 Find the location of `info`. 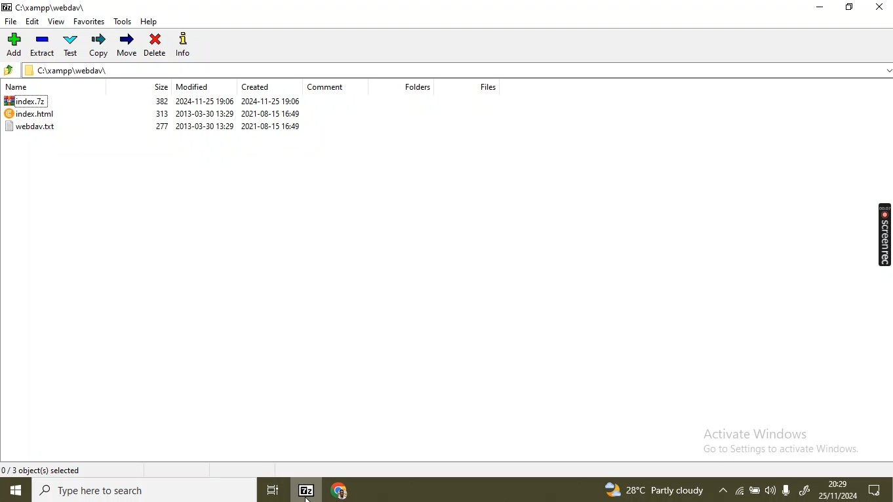

info is located at coordinates (184, 45).